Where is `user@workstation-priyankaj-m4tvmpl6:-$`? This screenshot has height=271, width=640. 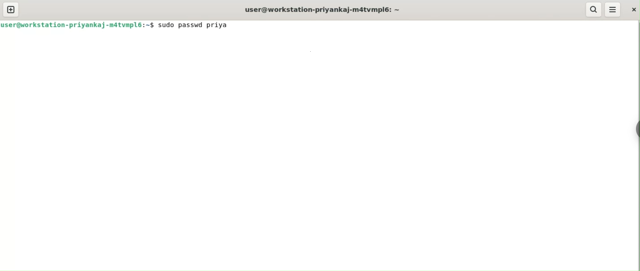 user@workstation-priyankaj-m4tvmpl6:-$ is located at coordinates (327, 9).